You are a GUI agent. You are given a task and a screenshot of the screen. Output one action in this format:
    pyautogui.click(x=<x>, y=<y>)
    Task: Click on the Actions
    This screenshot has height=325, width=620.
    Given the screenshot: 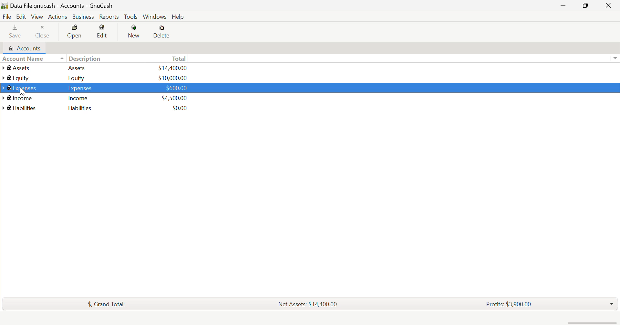 What is the action you would take?
    pyautogui.click(x=58, y=17)
    